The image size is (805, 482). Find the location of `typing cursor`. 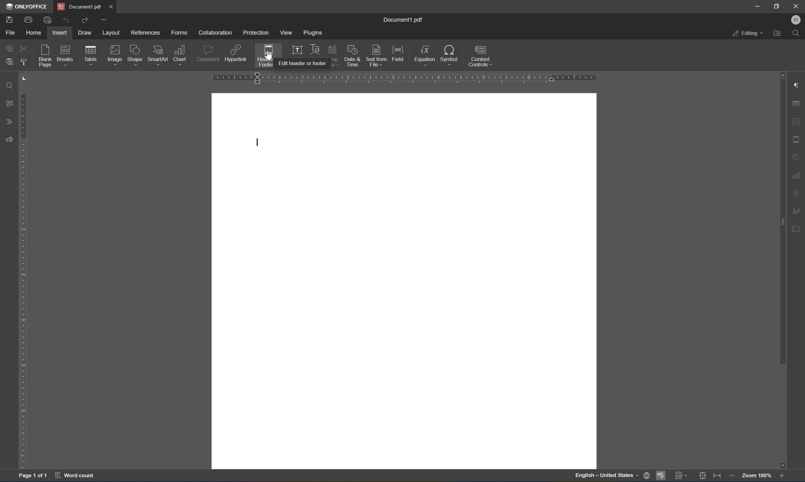

typing cursor is located at coordinates (257, 142).